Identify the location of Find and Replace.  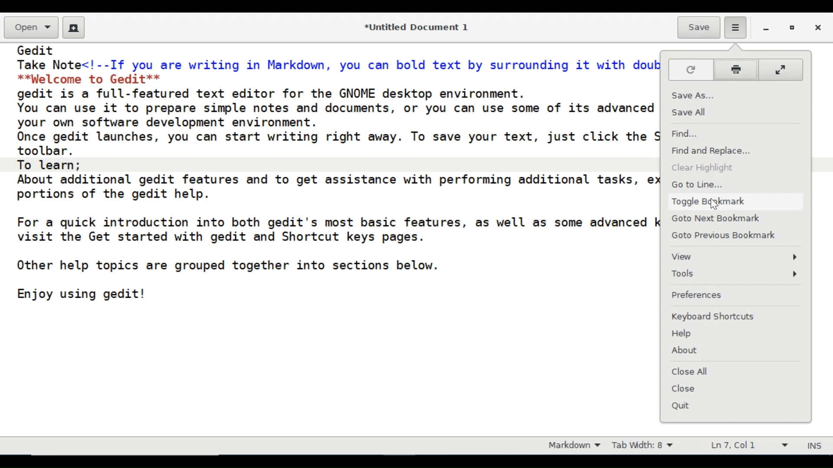
(713, 151).